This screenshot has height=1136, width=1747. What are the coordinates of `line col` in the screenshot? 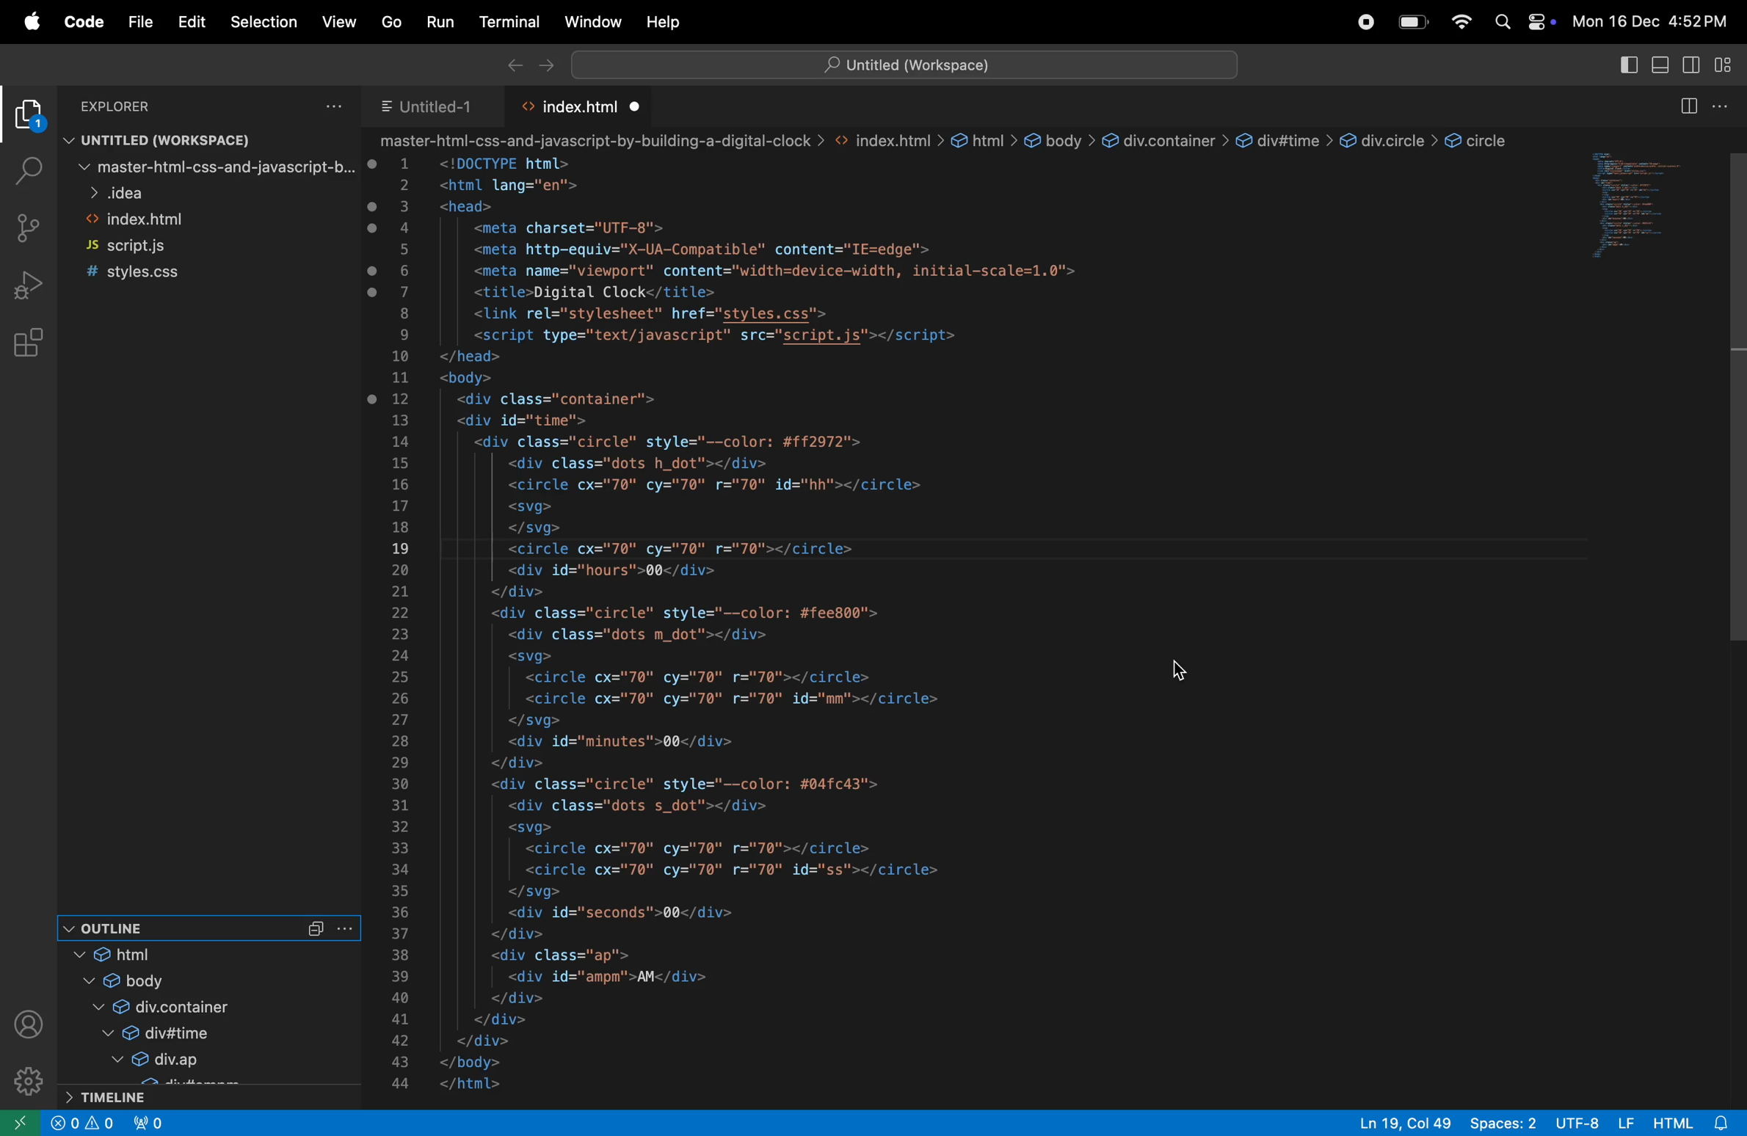 It's located at (1402, 1122).